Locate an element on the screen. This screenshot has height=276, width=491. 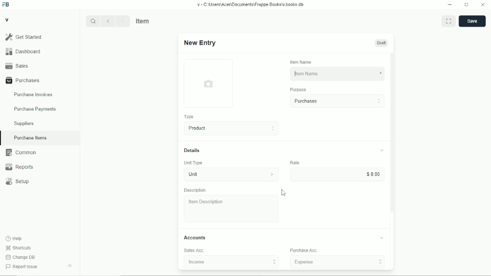
toggle collapse/expand is located at coordinates (382, 150).